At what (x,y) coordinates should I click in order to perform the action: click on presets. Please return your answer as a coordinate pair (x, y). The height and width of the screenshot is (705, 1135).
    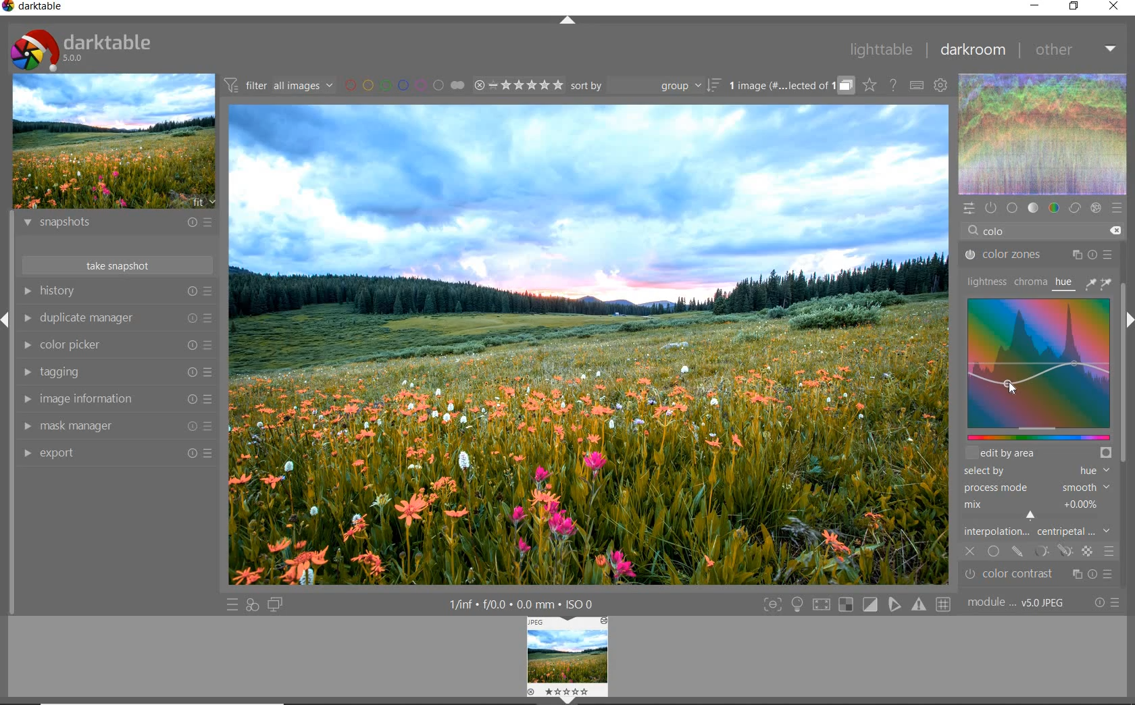
    Looking at the image, I should click on (1116, 208).